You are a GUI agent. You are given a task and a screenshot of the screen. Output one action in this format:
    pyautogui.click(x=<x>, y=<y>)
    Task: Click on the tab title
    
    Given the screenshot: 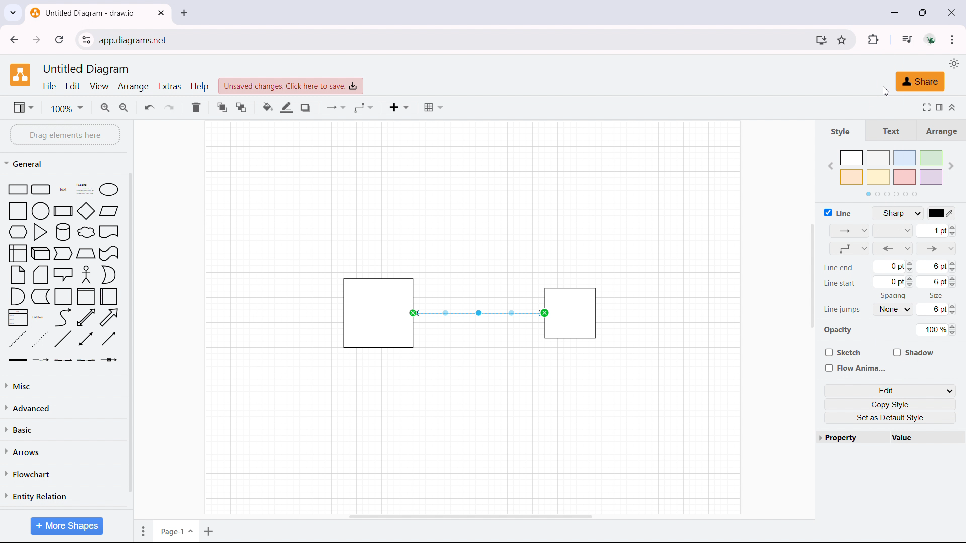 What is the action you would take?
    pyautogui.click(x=84, y=13)
    